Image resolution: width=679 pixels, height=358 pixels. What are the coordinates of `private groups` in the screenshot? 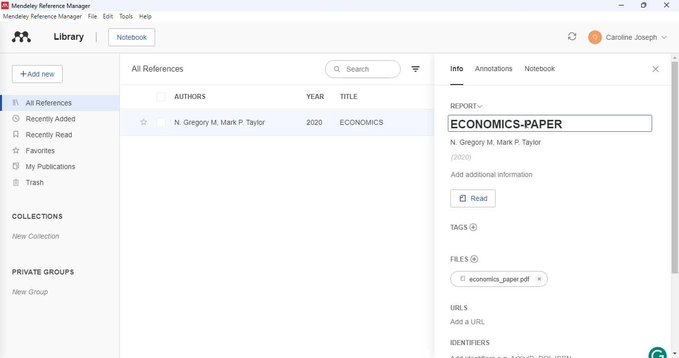 It's located at (44, 272).